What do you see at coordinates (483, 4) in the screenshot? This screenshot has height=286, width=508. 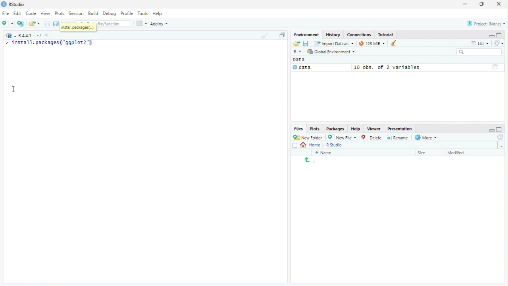 I see `Maximize` at bounding box center [483, 4].